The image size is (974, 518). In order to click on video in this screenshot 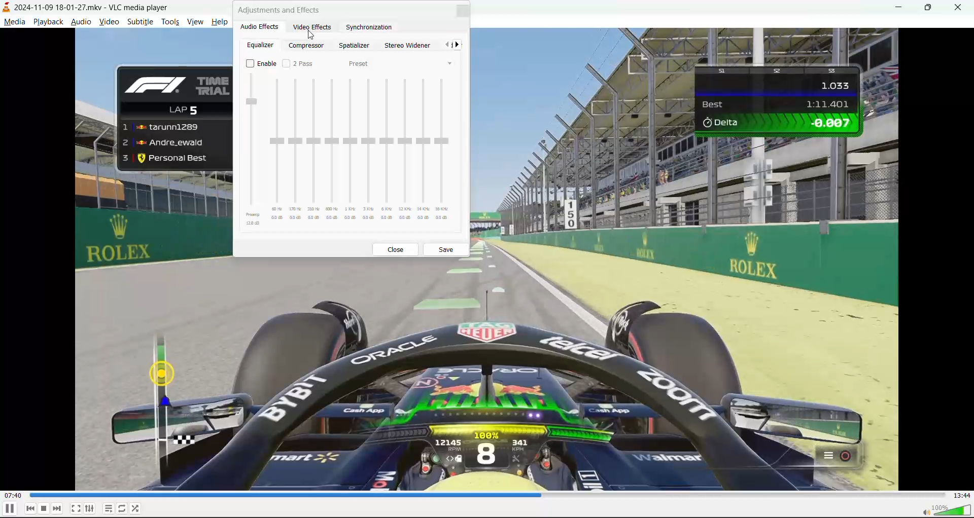, I will do `click(109, 22)`.